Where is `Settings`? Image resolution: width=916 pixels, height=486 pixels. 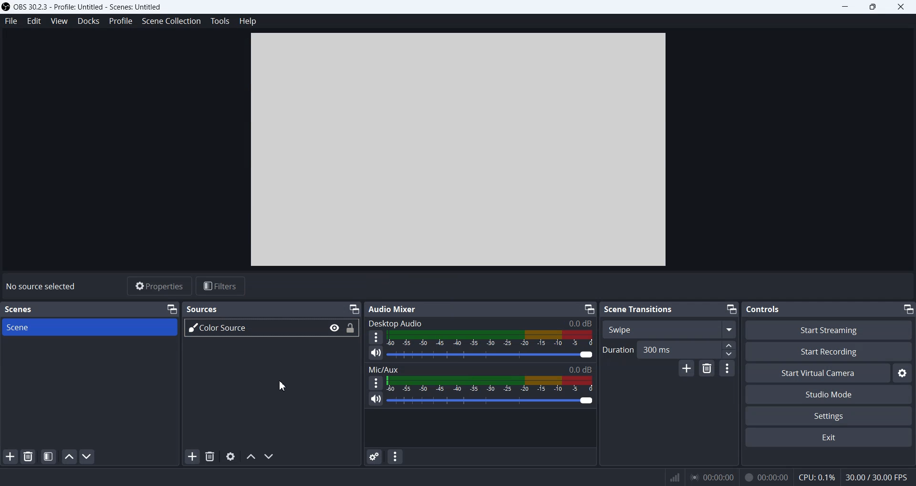
Settings is located at coordinates (829, 415).